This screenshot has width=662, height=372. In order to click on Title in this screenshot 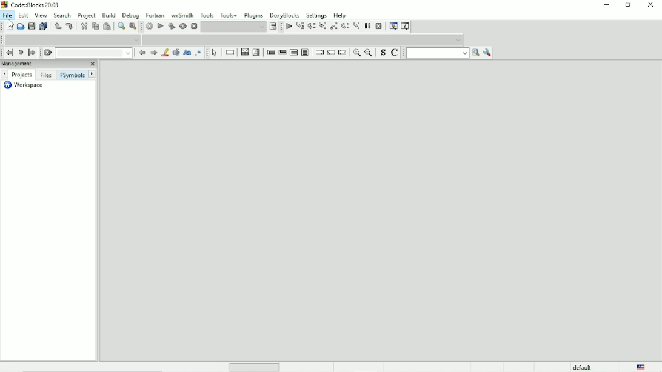, I will do `click(30, 5)`.